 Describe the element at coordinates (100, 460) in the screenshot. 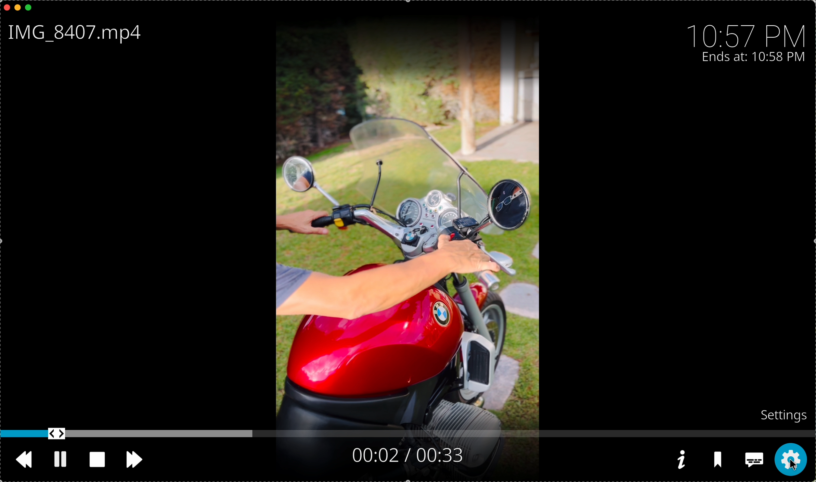

I see `stop` at that location.